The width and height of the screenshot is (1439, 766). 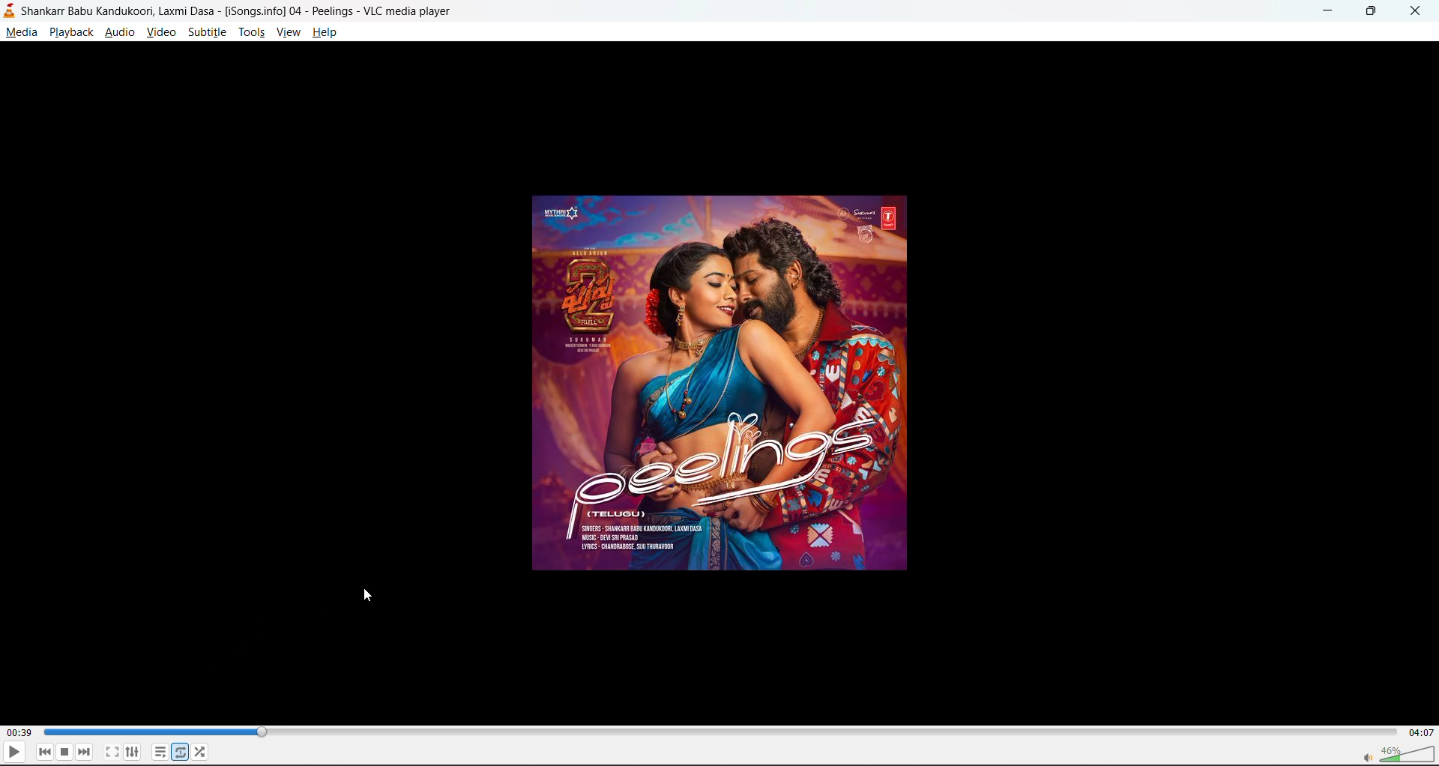 What do you see at coordinates (328, 34) in the screenshot?
I see `help` at bounding box center [328, 34].